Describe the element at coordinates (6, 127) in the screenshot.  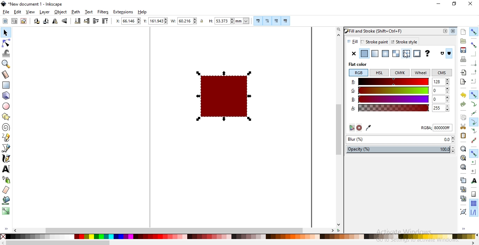
I see `create spiral` at that location.